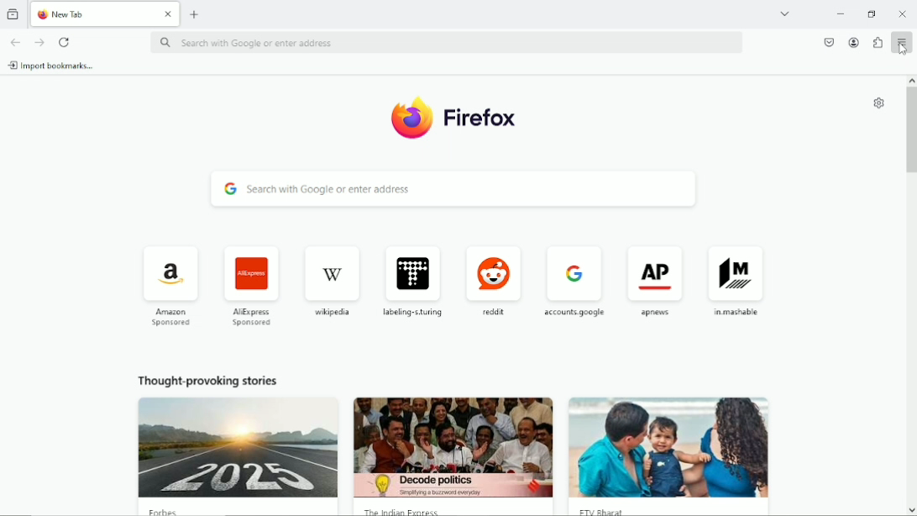 Image resolution: width=917 pixels, height=516 pixels. I want to click on account, so click(851, 43).